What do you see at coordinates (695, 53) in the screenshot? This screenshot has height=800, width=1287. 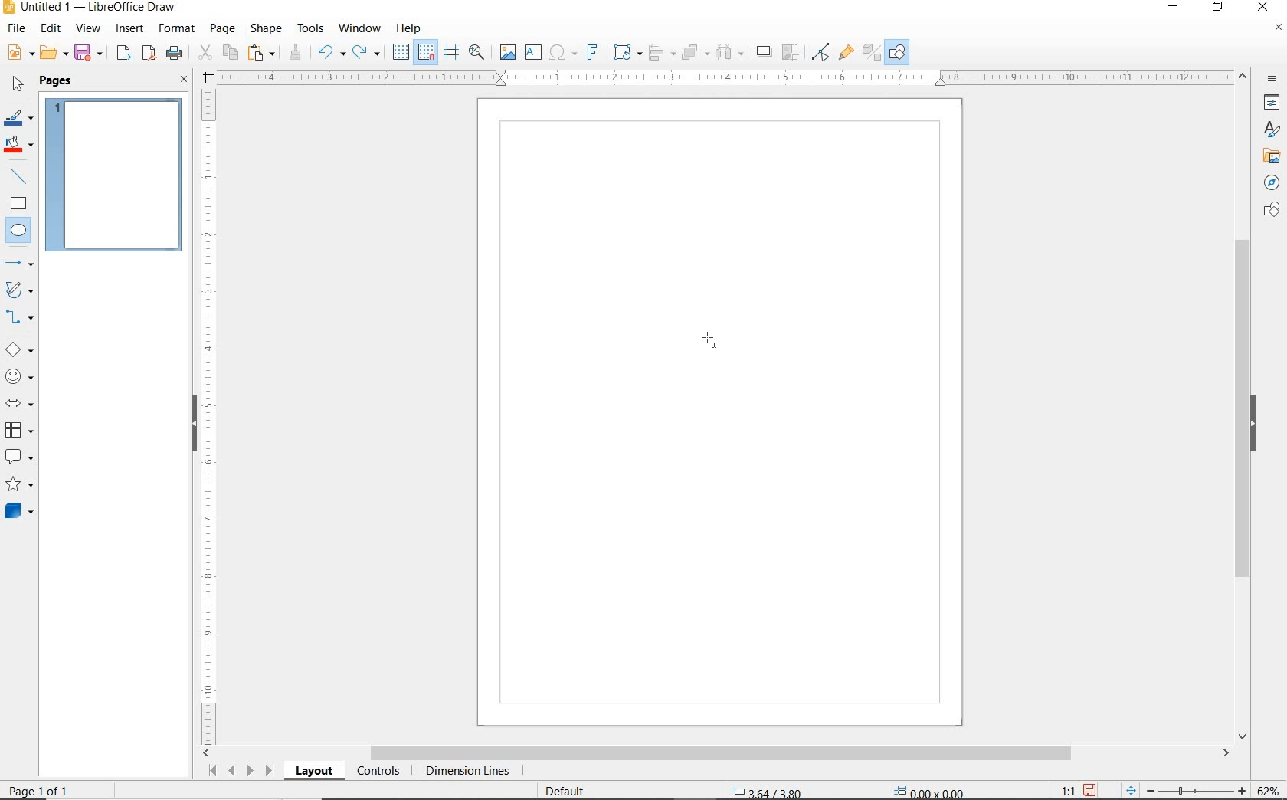 I see `ARRANGE` at bounding box center [695, 53].